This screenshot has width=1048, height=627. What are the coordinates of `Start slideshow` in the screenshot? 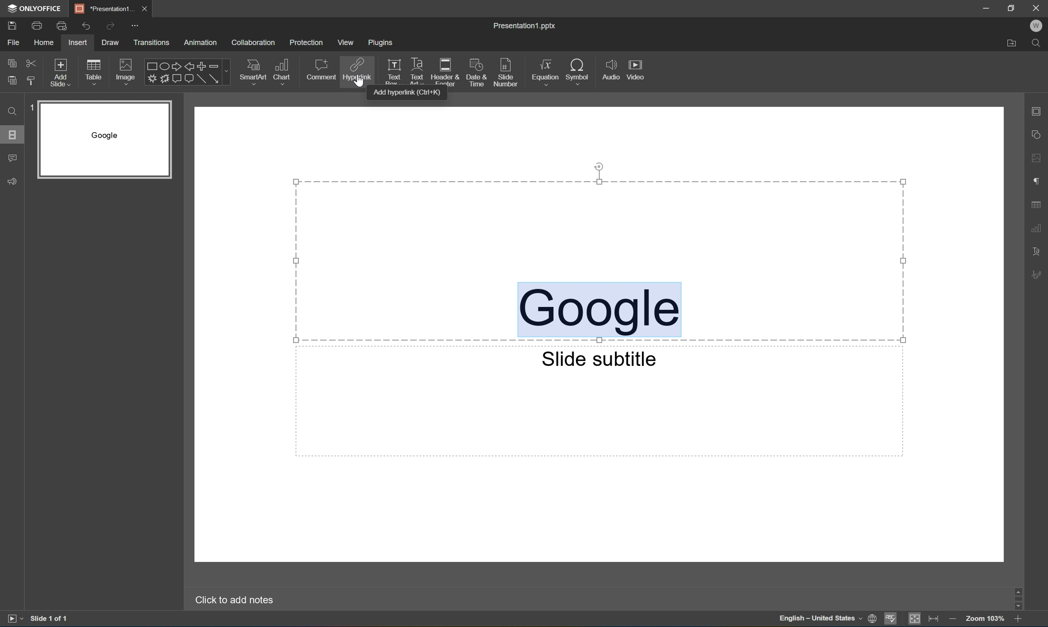 It's located at (12, 621).